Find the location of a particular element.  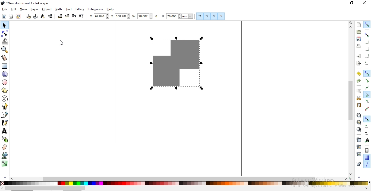

move gradient along with objects is located at coordinates (214, 16).